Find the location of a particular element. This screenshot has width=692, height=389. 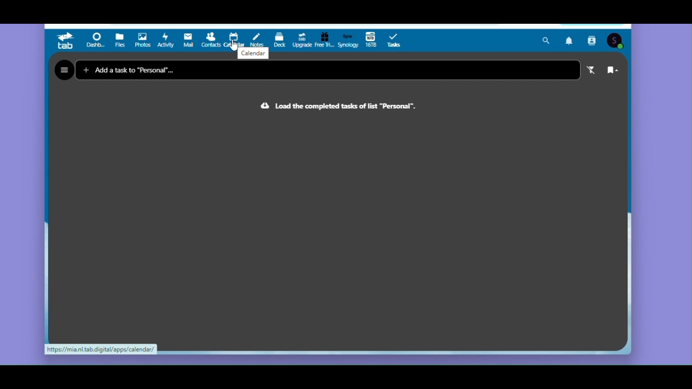

Add a task to "Personal"... is located at coordinates (151, 69).